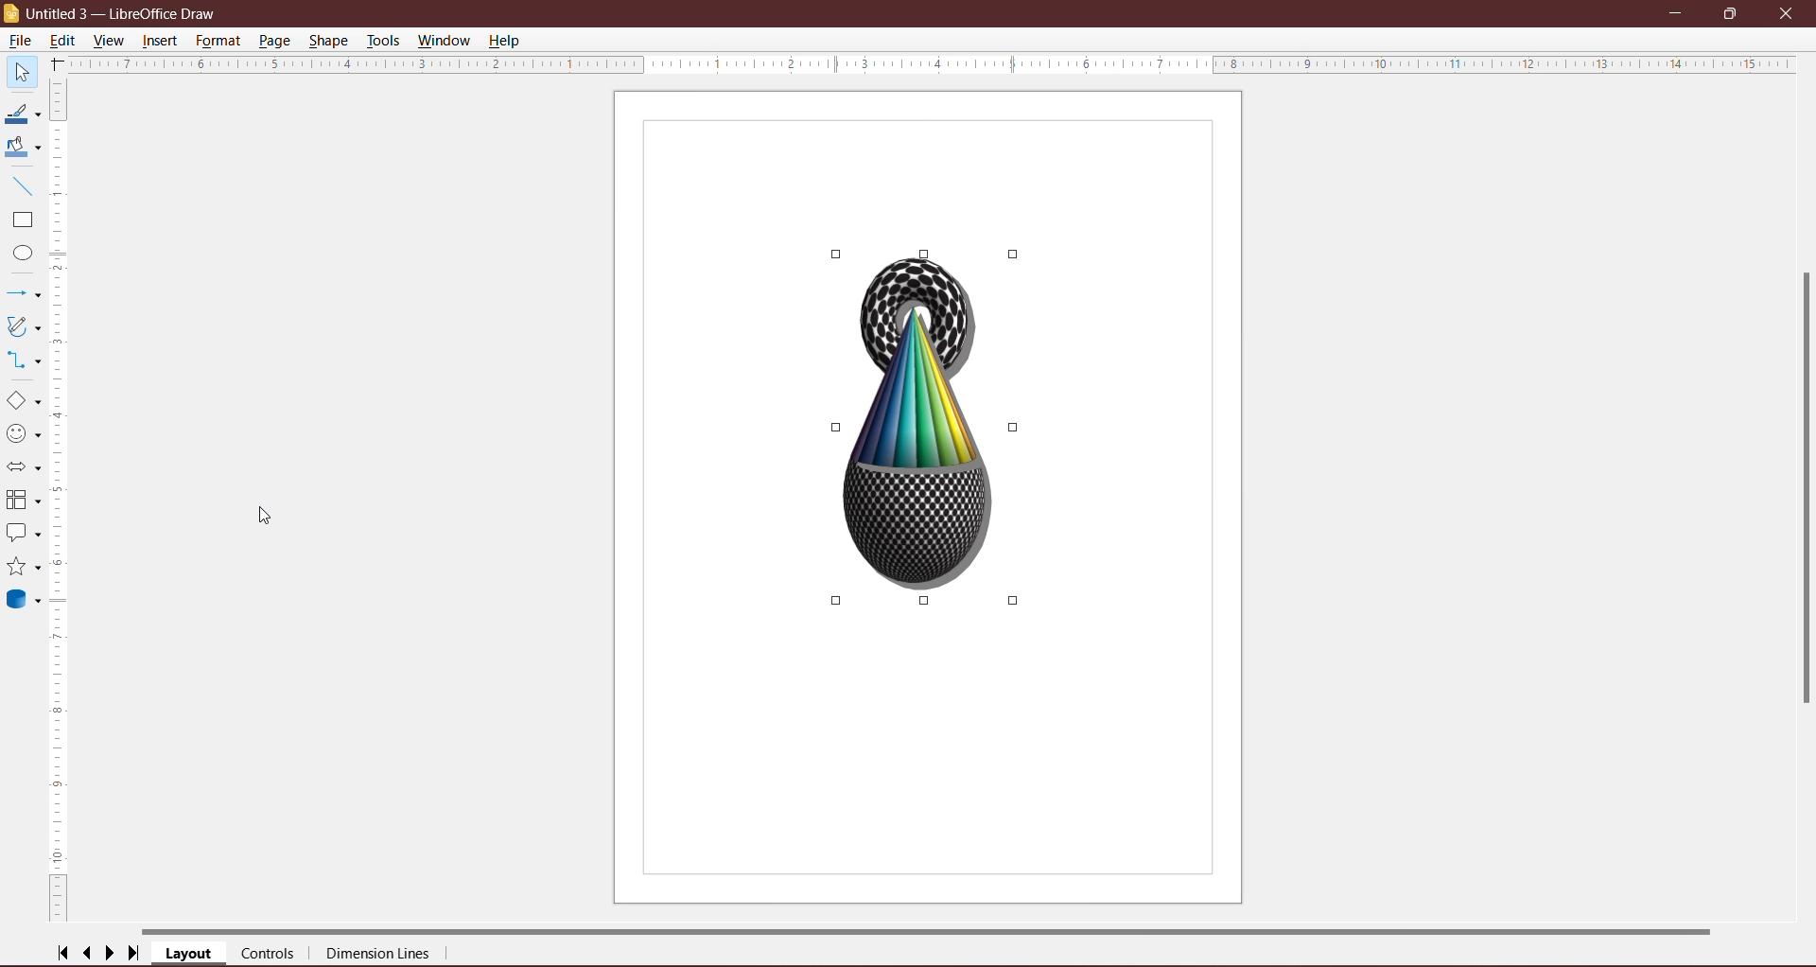  I want to click on Insert Line, so click(23, 185).